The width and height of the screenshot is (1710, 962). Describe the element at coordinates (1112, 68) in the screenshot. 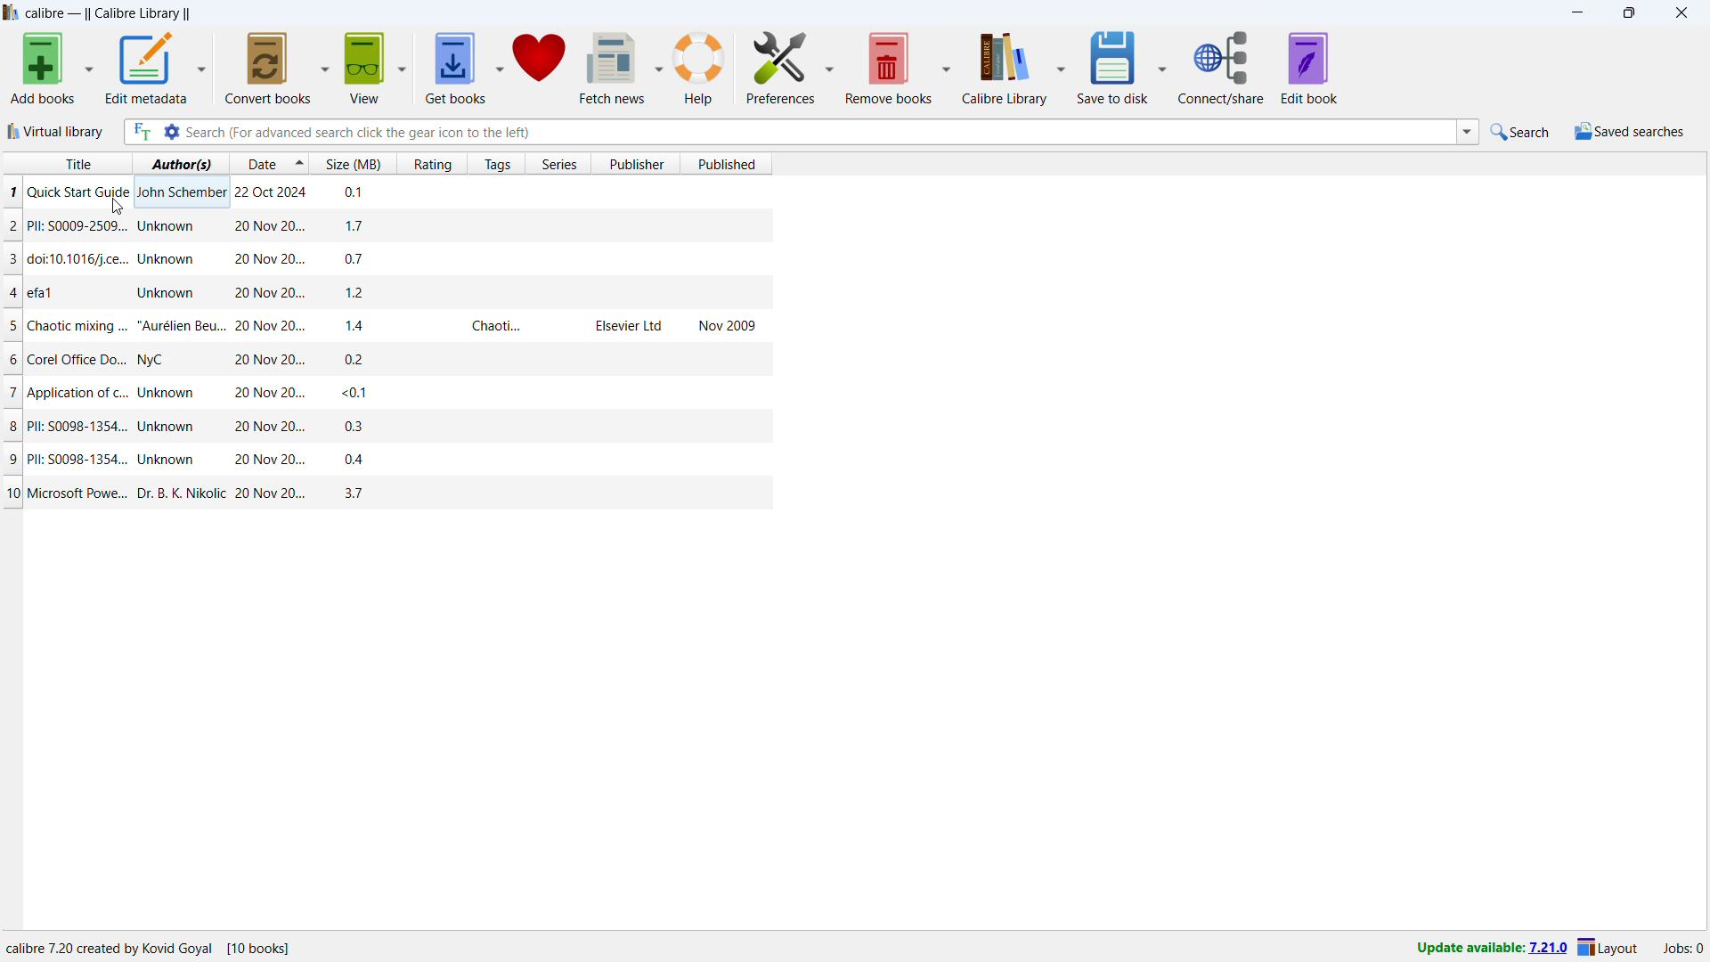

I see `save to disk` at that location.